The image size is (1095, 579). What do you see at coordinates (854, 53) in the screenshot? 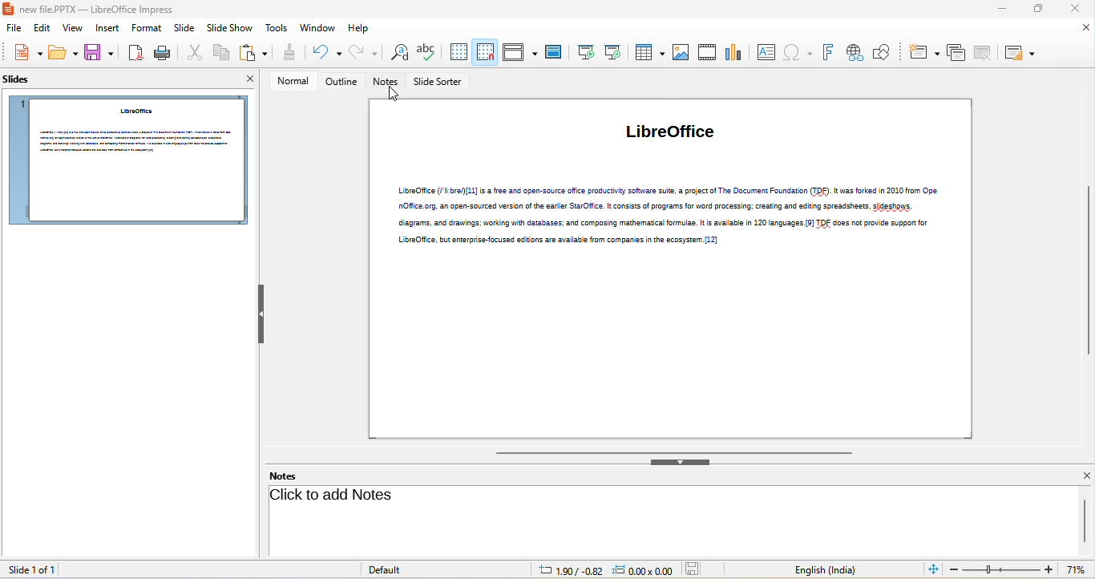
I see `hyperlink` at bounding box center [854, 53].